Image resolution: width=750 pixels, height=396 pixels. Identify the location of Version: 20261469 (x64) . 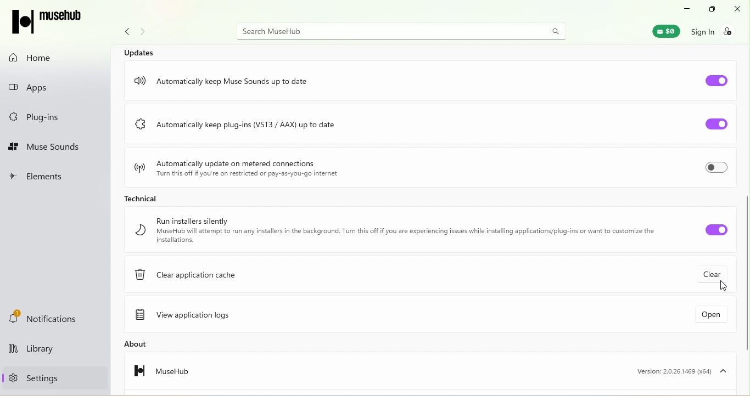
(679, 371).